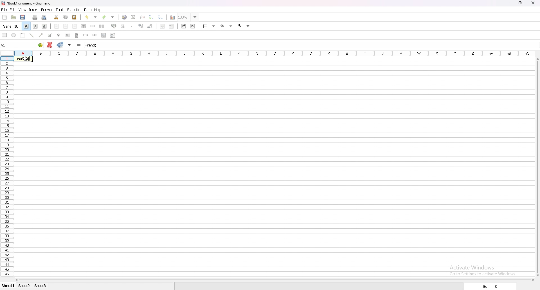  Describe the element at coordinates (23, 59) in the screenshot. I see `formula` at that location.